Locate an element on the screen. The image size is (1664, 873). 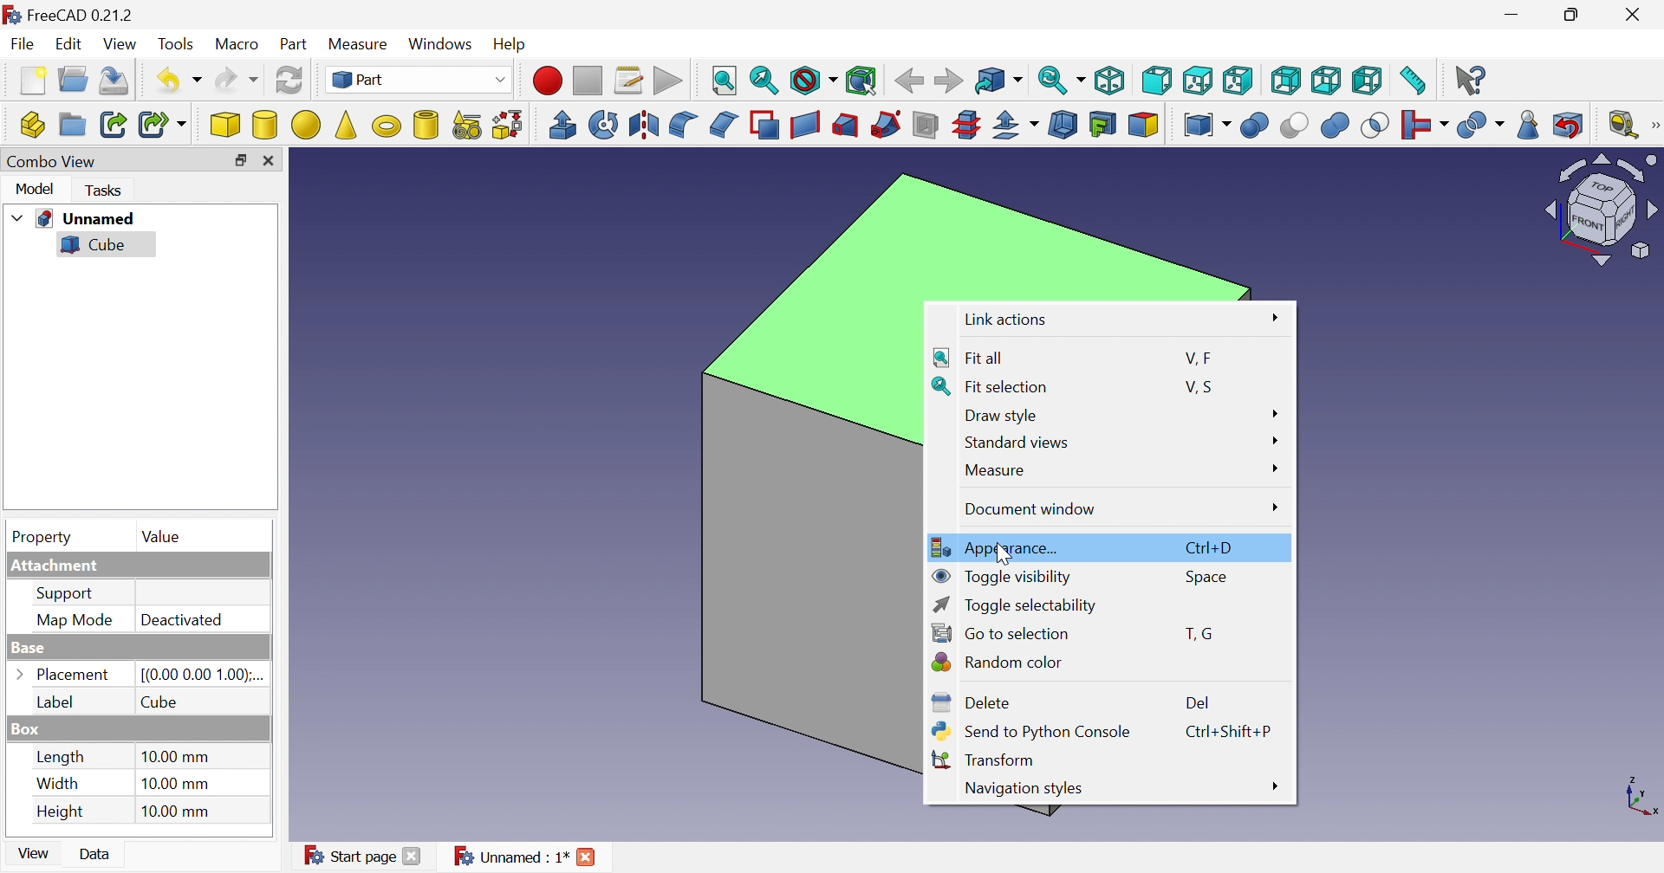
Offset is located at coordinates (1018, 126).